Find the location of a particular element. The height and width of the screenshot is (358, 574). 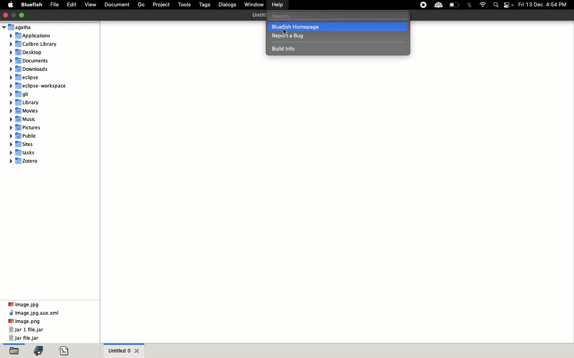

Window is located at coordinates (253, 4).